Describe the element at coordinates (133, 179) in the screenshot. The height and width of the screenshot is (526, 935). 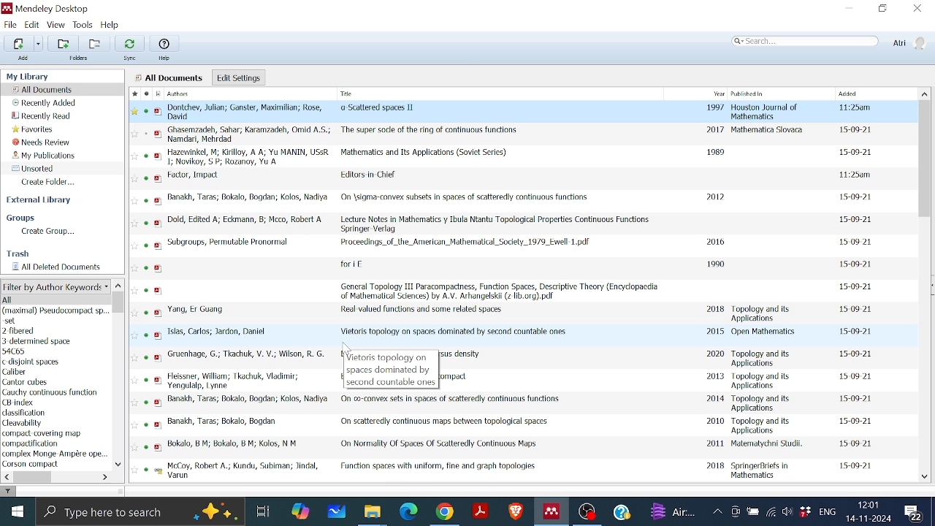
I see `favourite` at that location.